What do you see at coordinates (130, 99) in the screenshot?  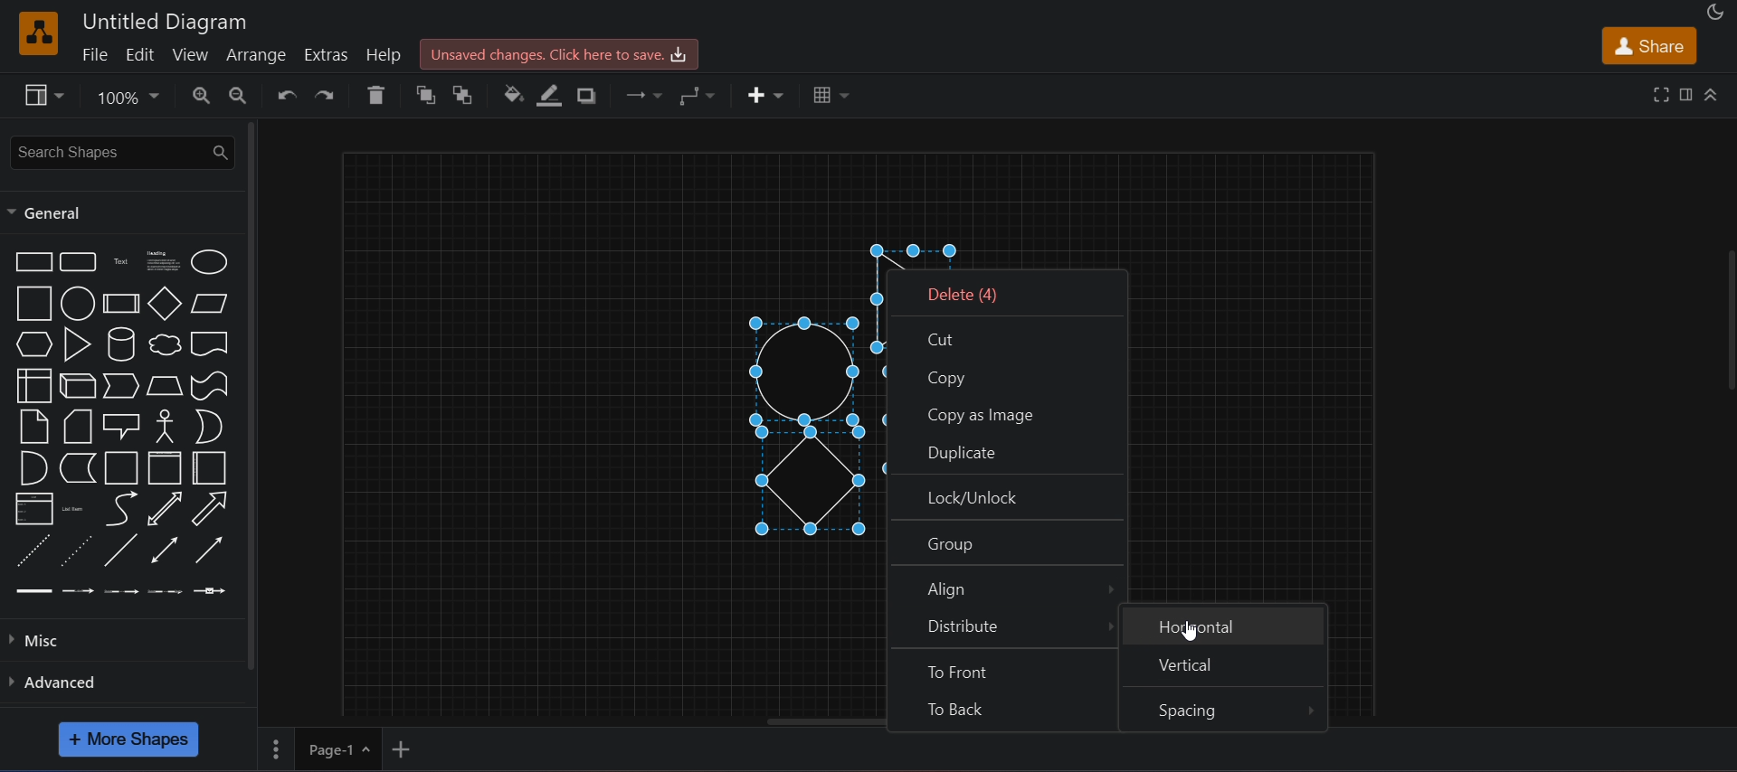 I see `zoom` at bounding box center [130, 99].